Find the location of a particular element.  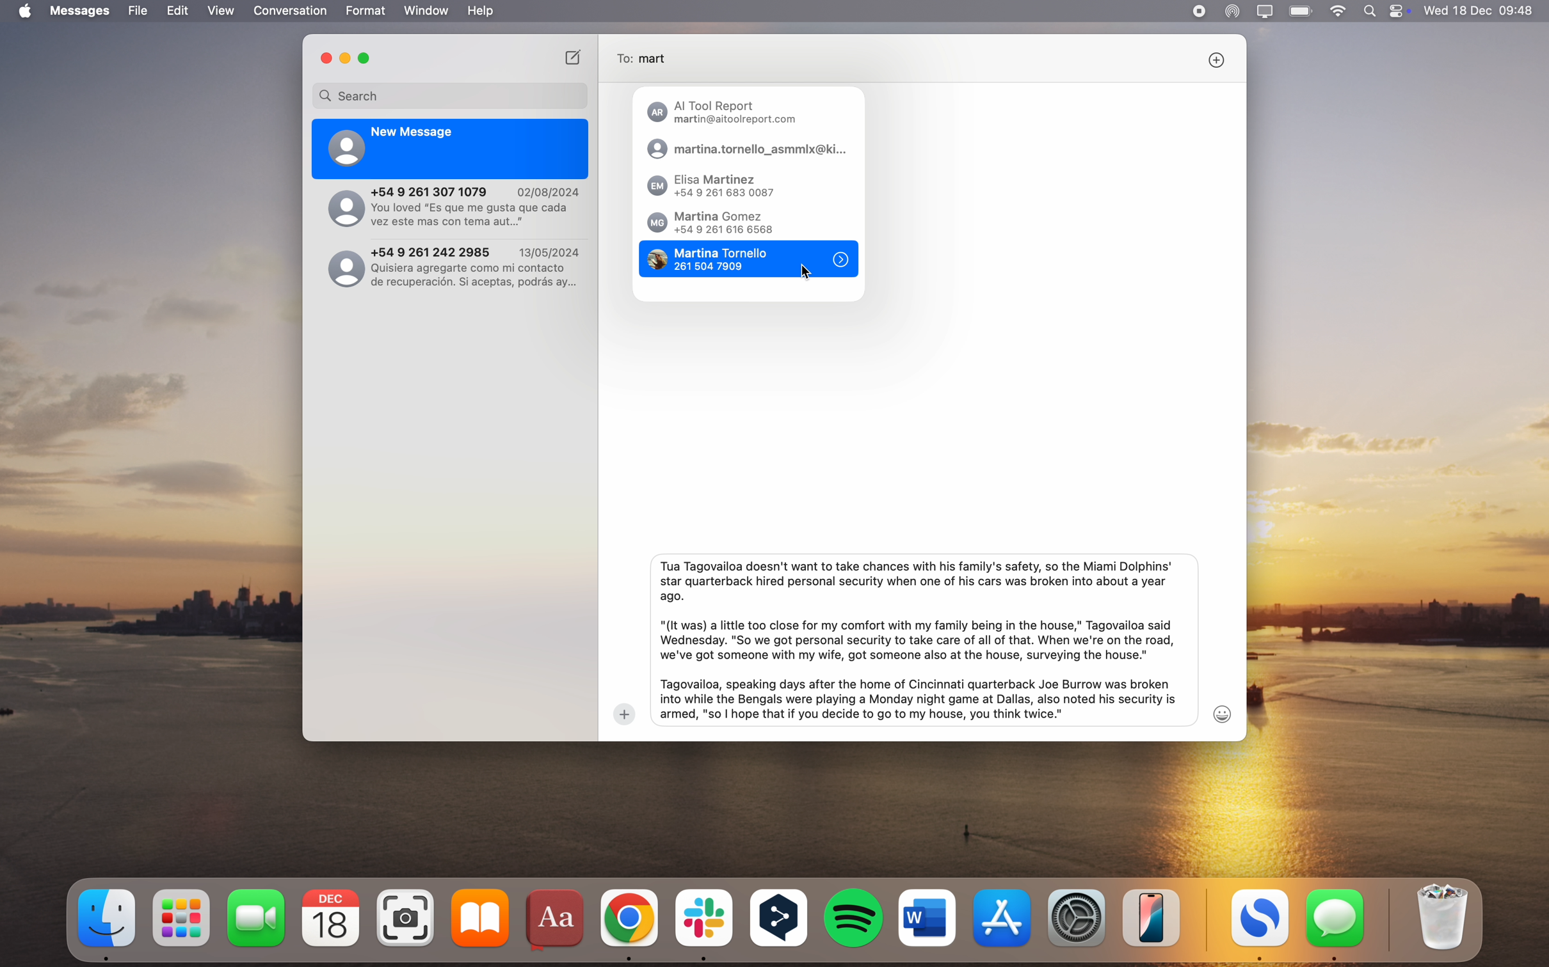

Google Chrome is located at coordinates (630, 922).